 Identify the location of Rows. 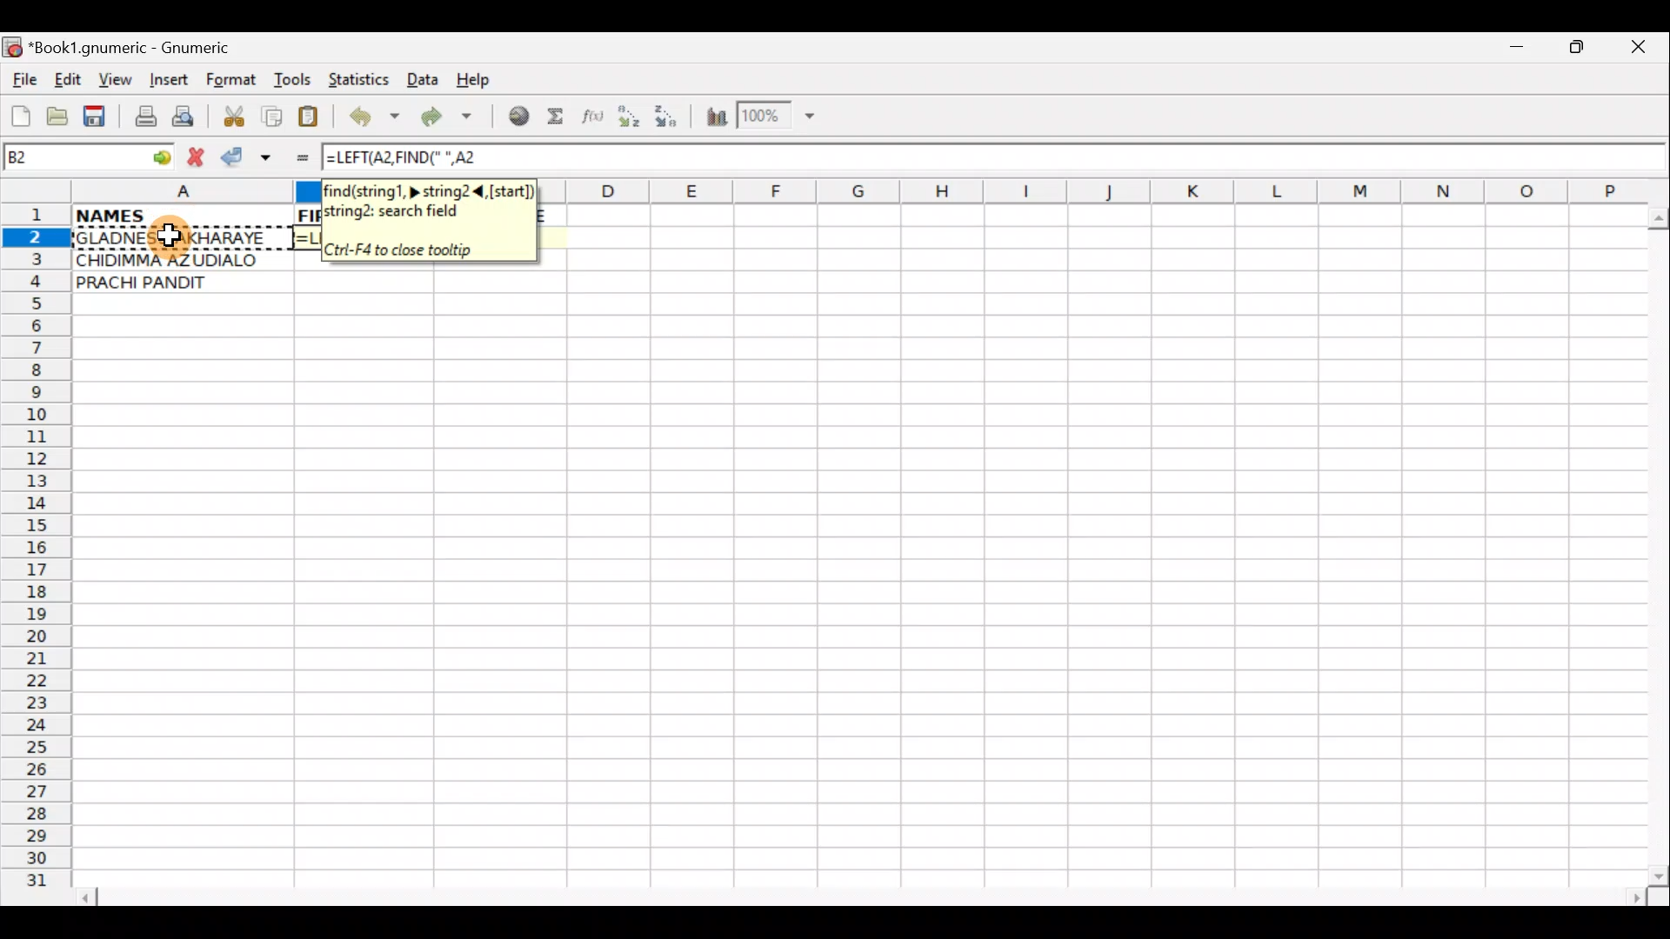
(37, 553).